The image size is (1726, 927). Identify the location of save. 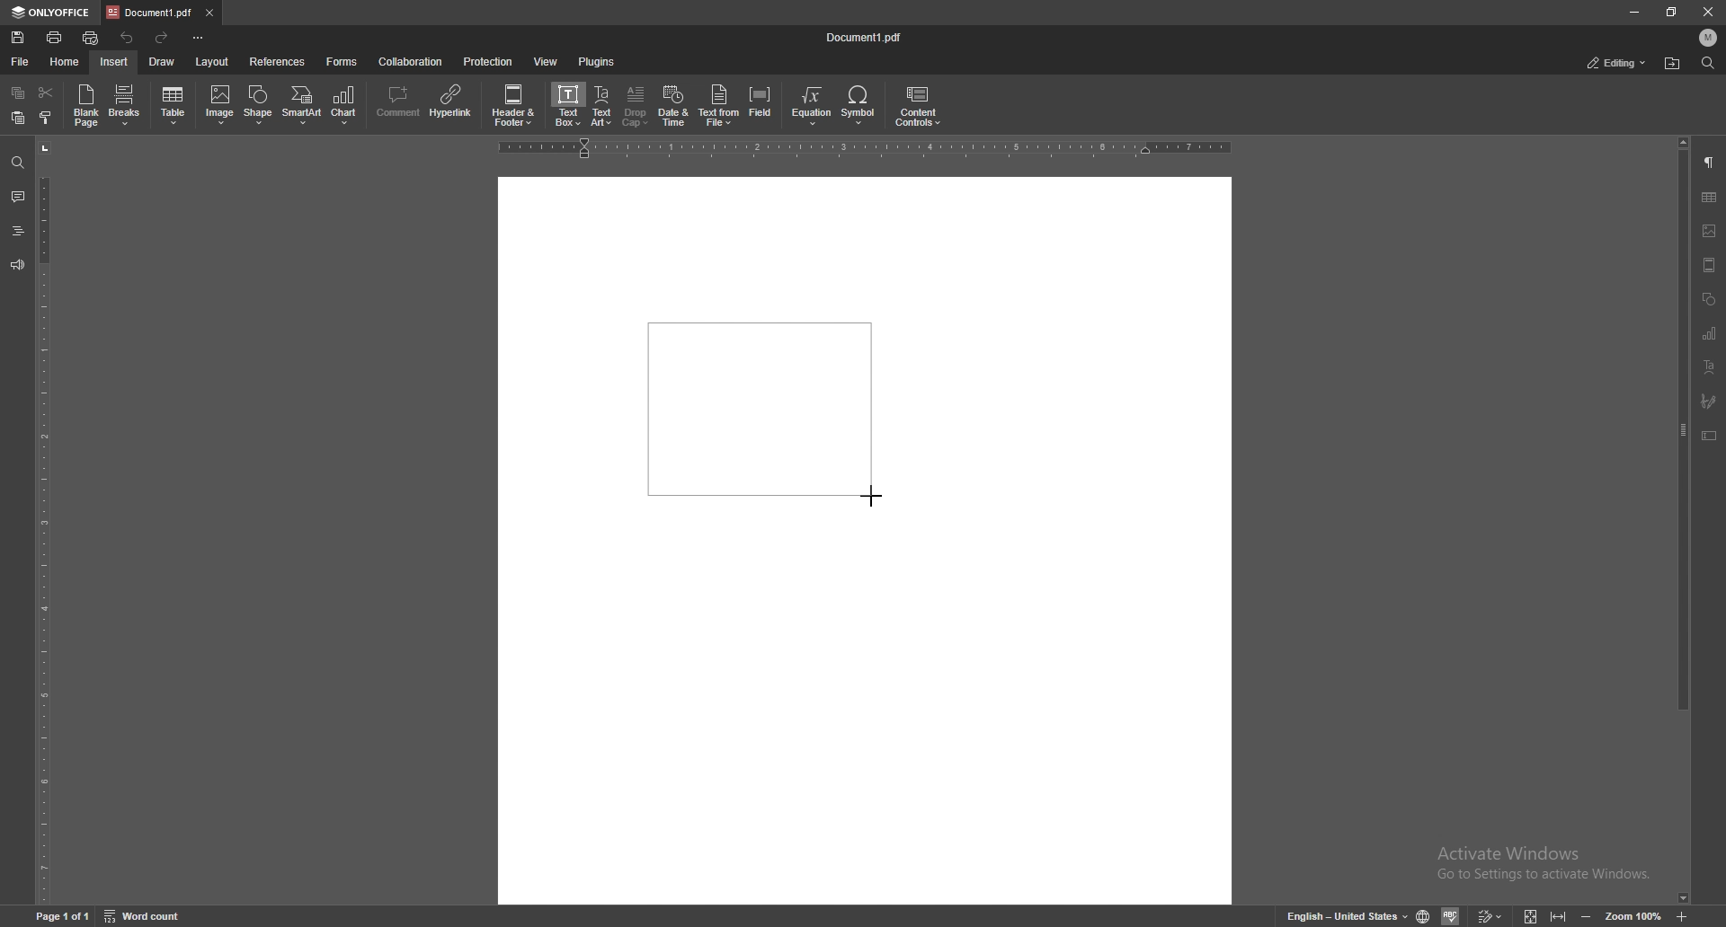
(17, 38).